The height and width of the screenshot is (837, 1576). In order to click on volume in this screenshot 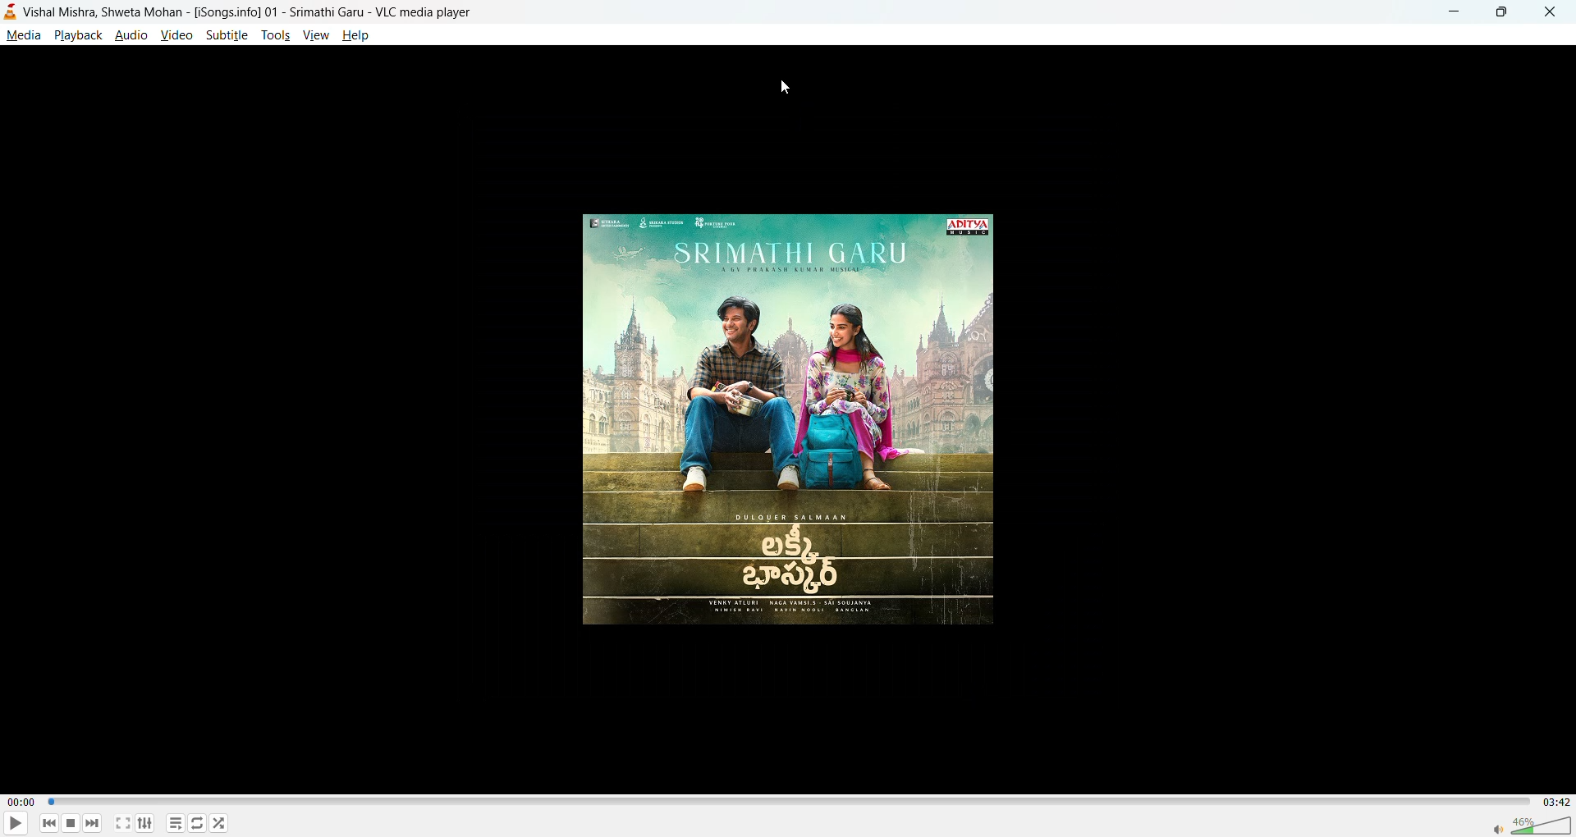, I will do `click(1532, 823)`.